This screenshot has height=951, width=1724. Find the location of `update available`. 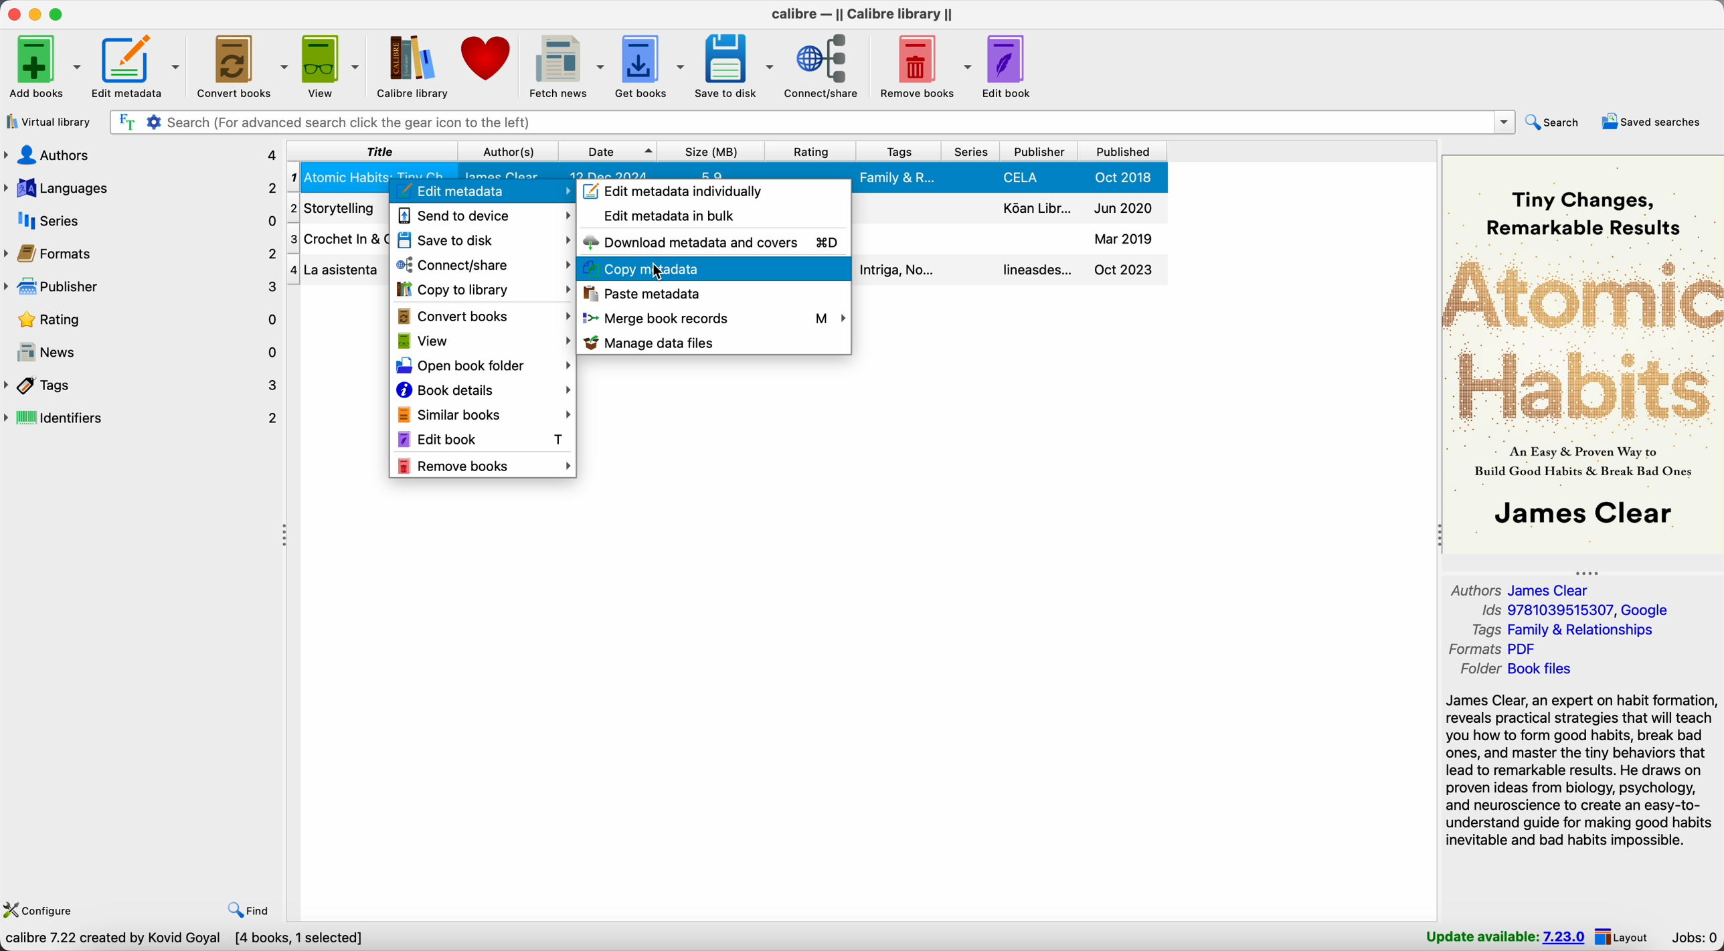

update available is located at coordinates (1501, 937).